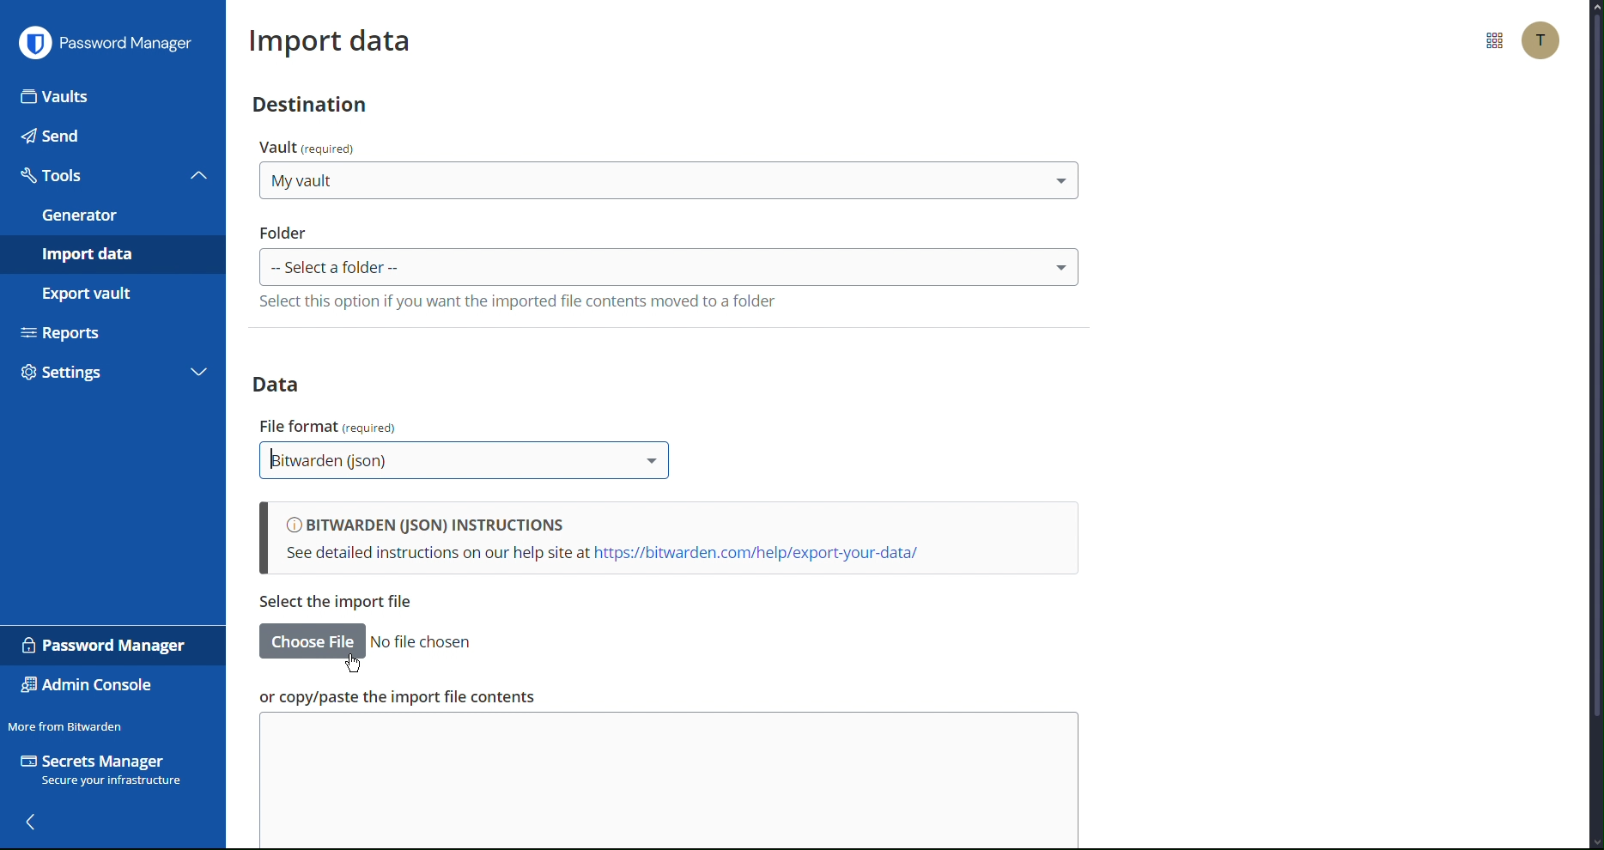 This screenshot has width=1604, height=850. Describe the element at coordinates (422, 640) in the screenshot. I see `no file chosen` at that location.